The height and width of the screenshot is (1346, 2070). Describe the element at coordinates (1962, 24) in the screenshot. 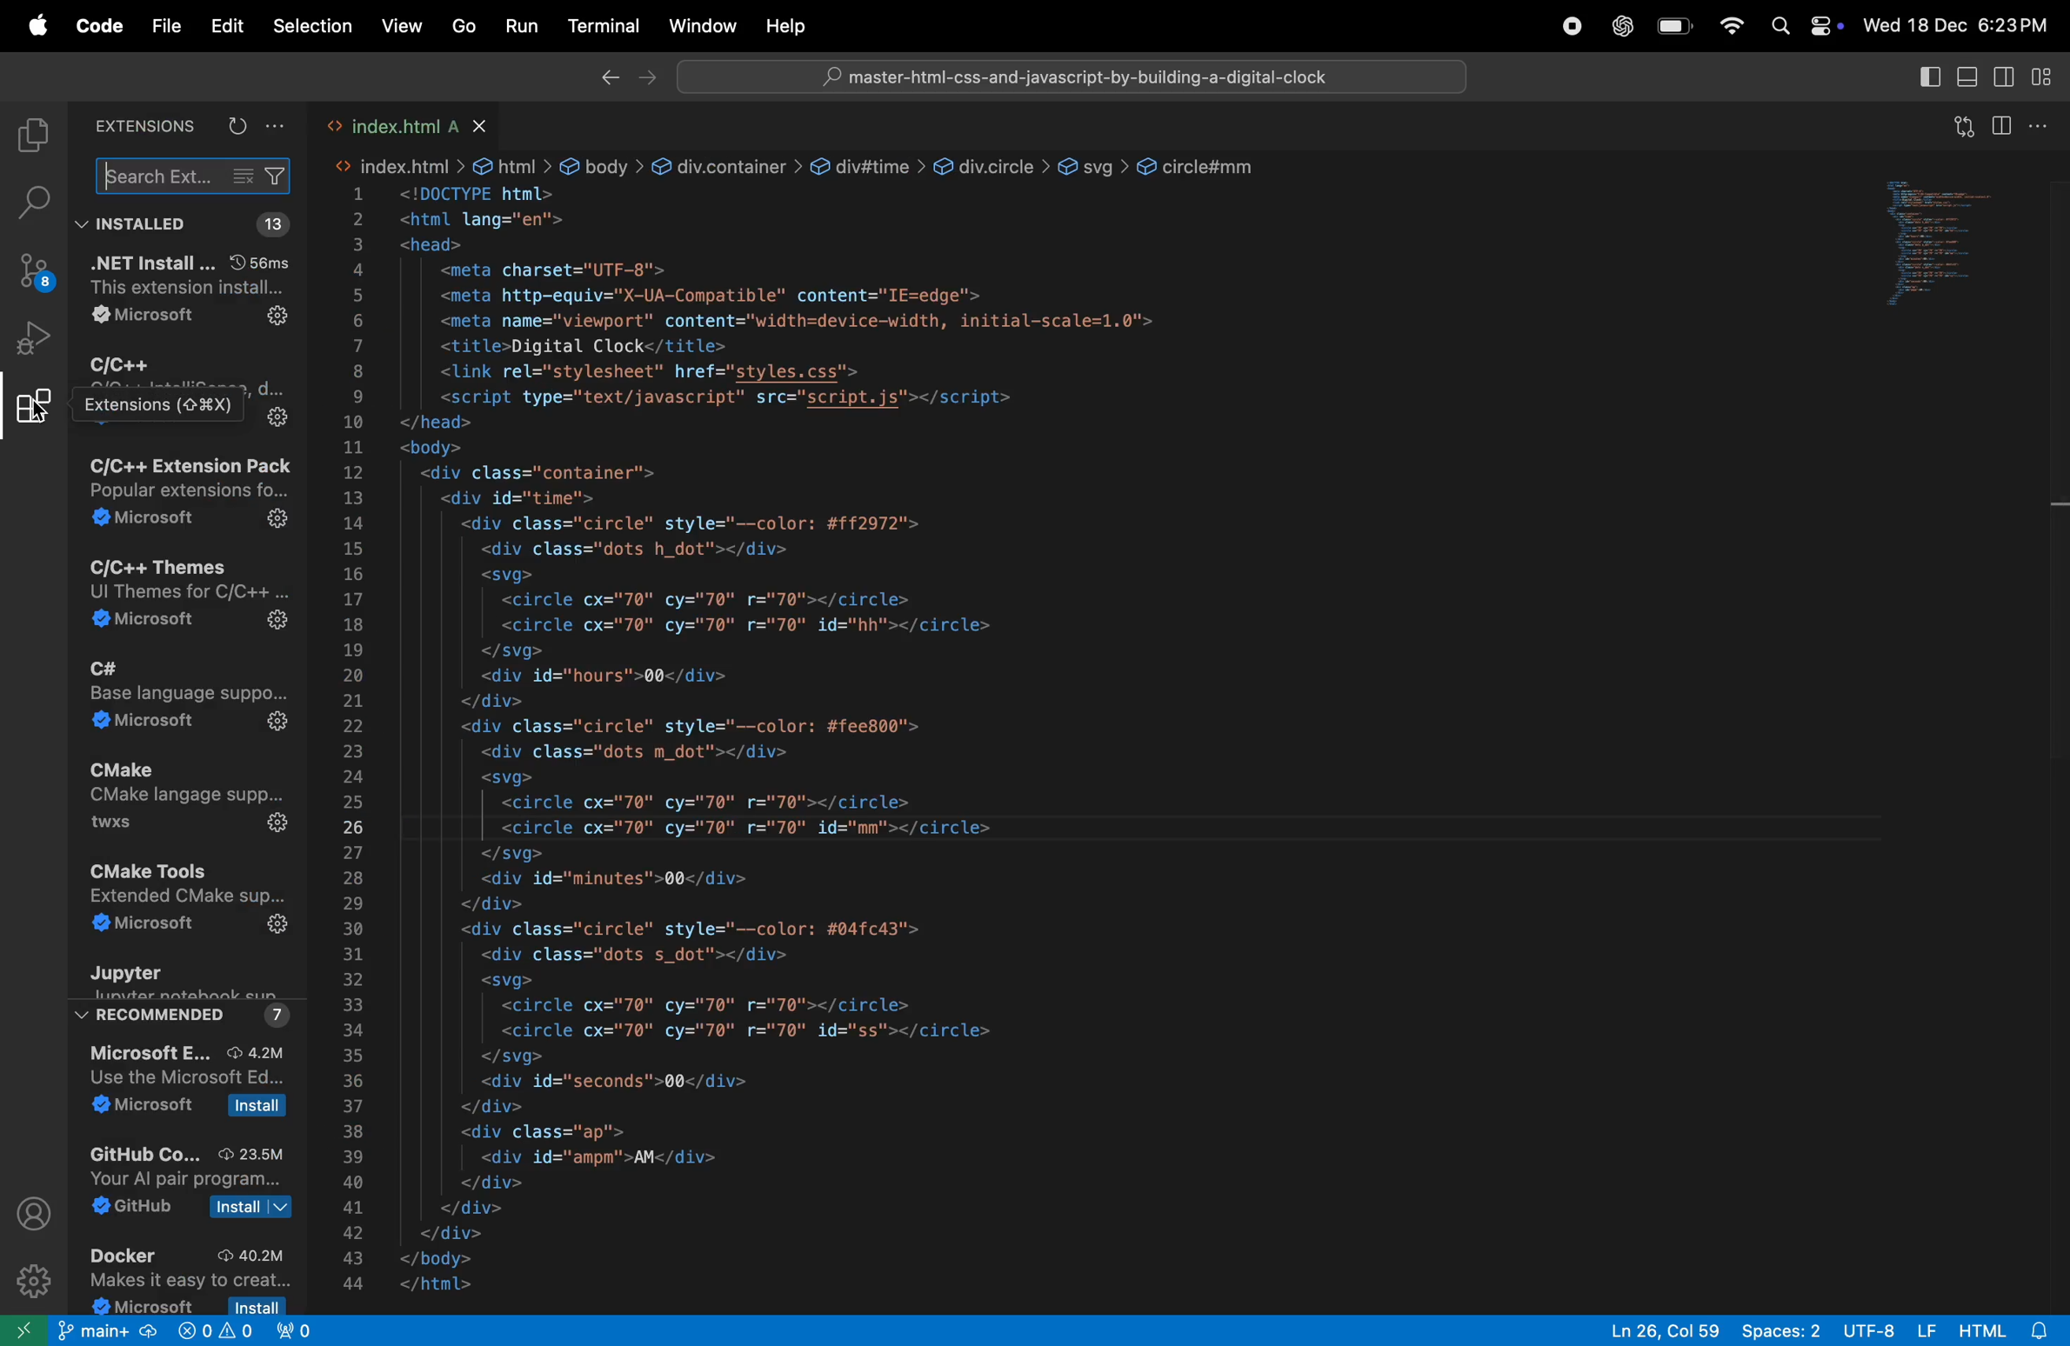

I see `date and time` at that location.